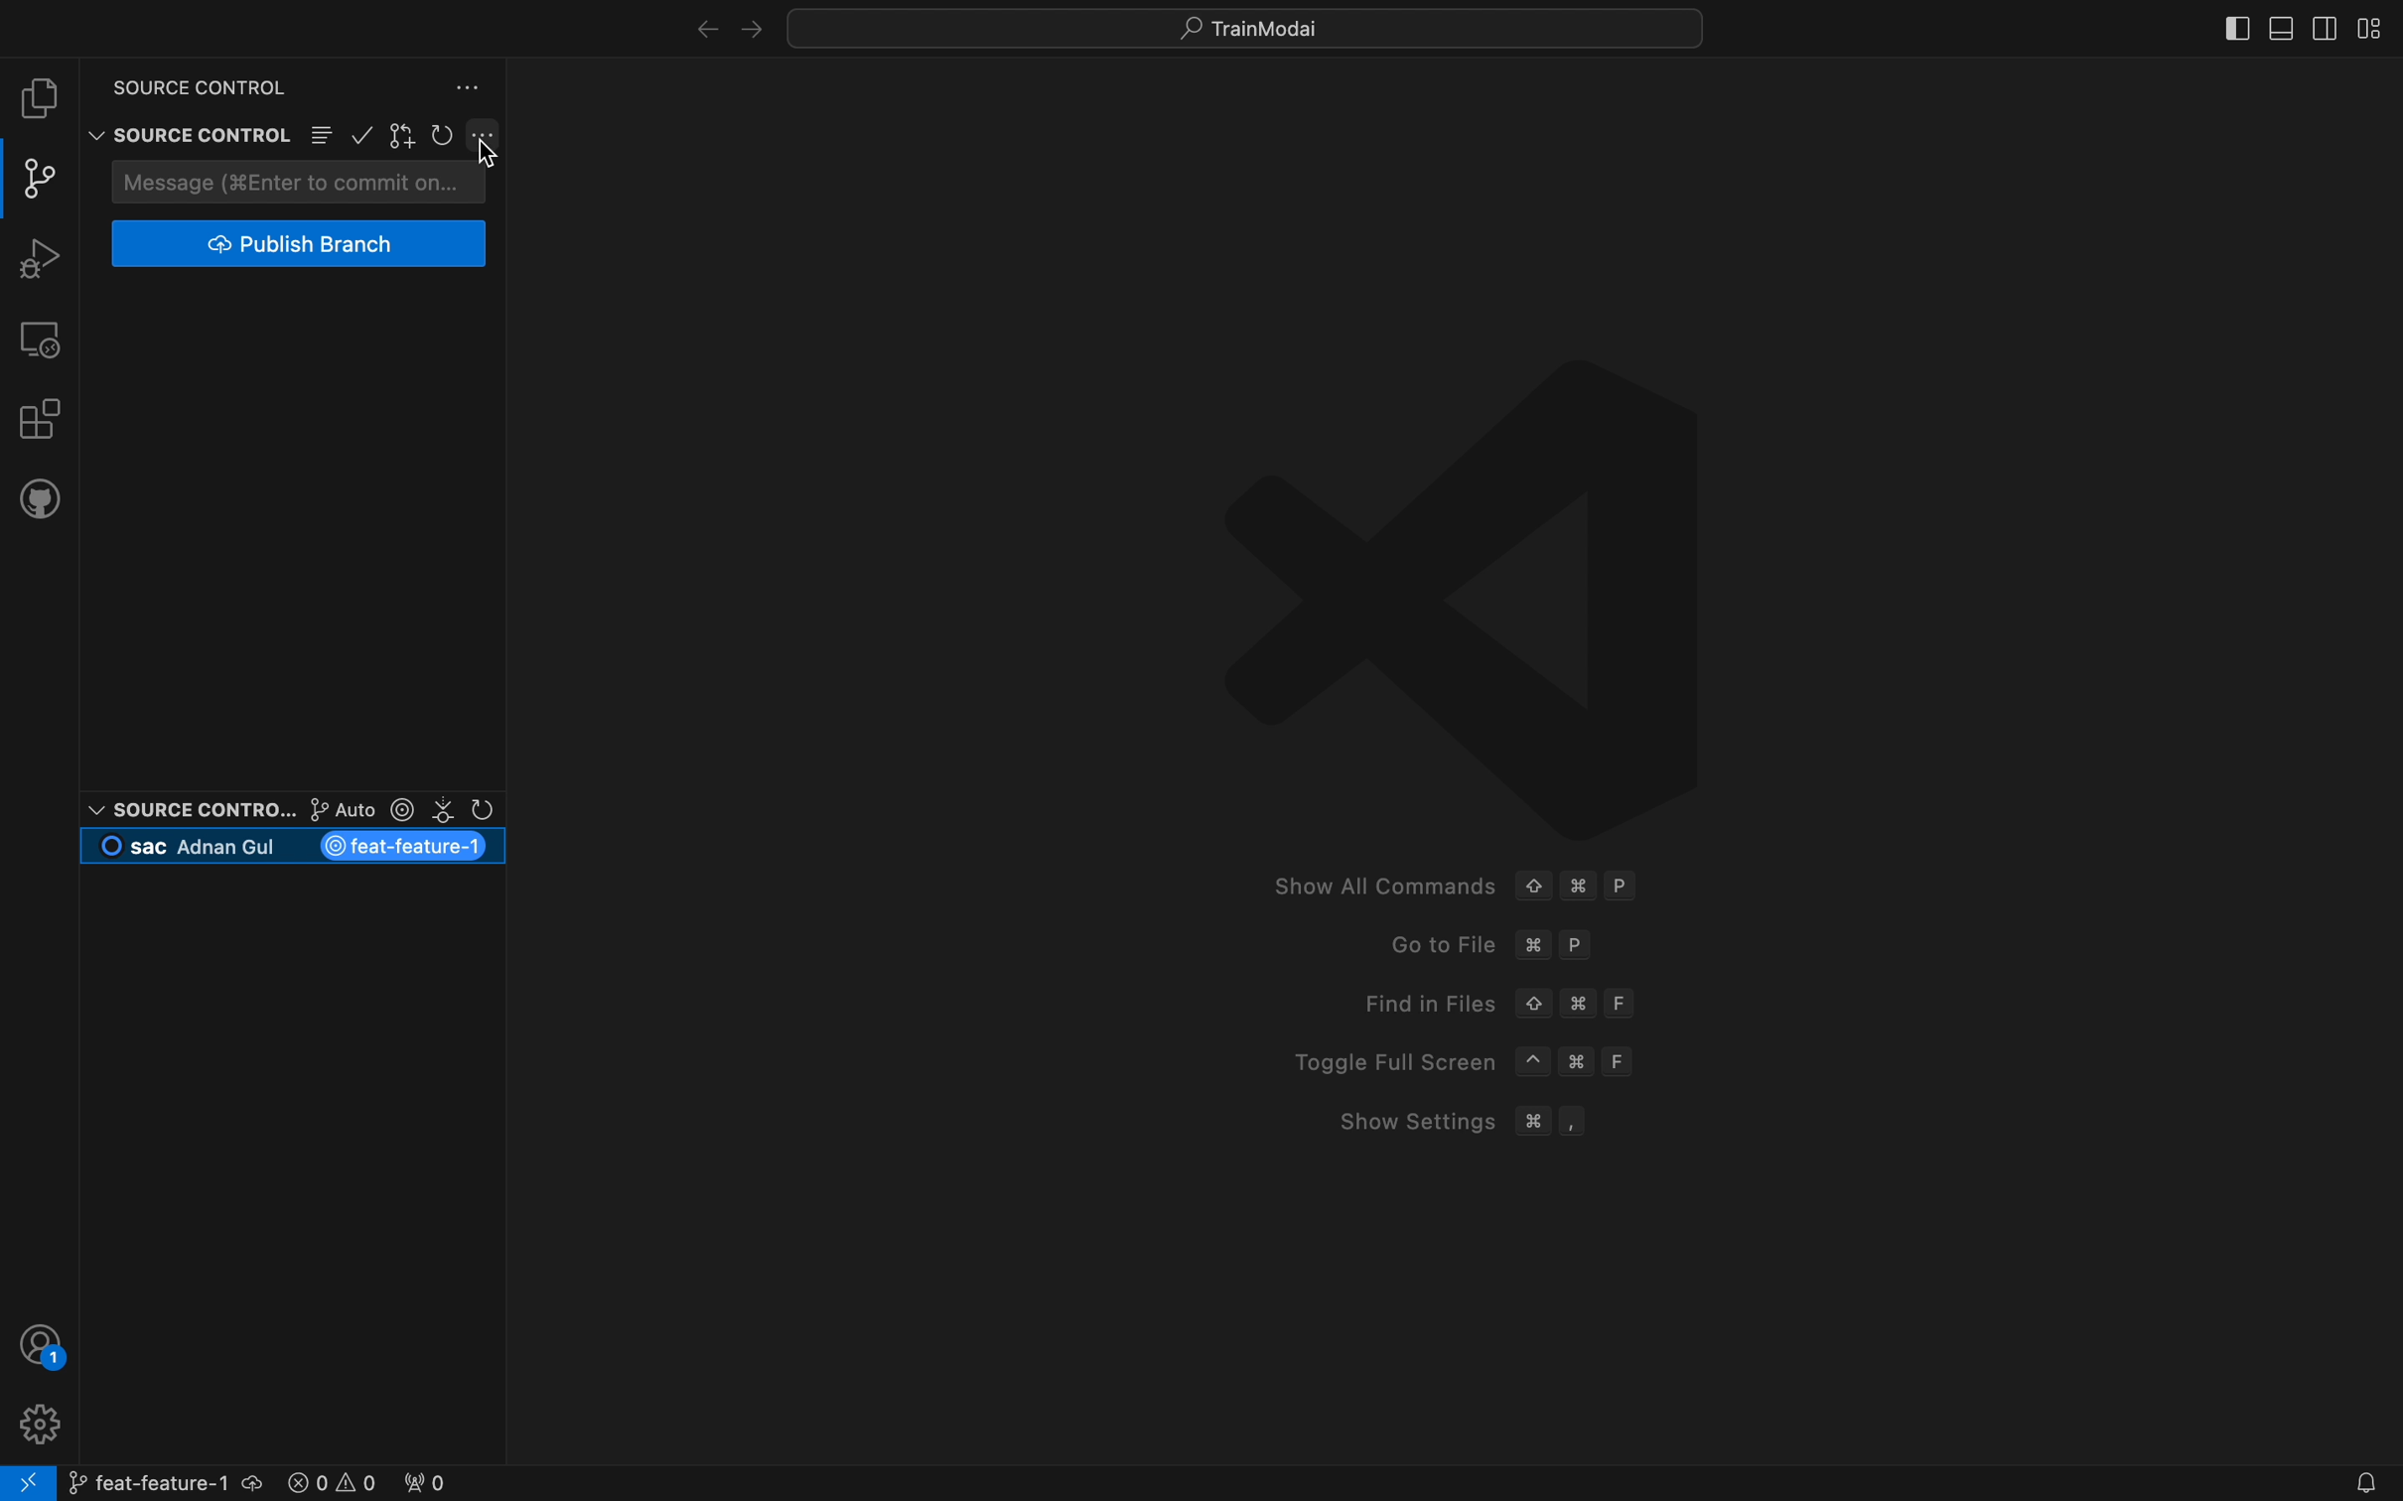 The image size is (2403, 1501). What do you see at coordinates (1533, 1062) in the screenshot?
I see `^` at bounding box center [1533, 1062].